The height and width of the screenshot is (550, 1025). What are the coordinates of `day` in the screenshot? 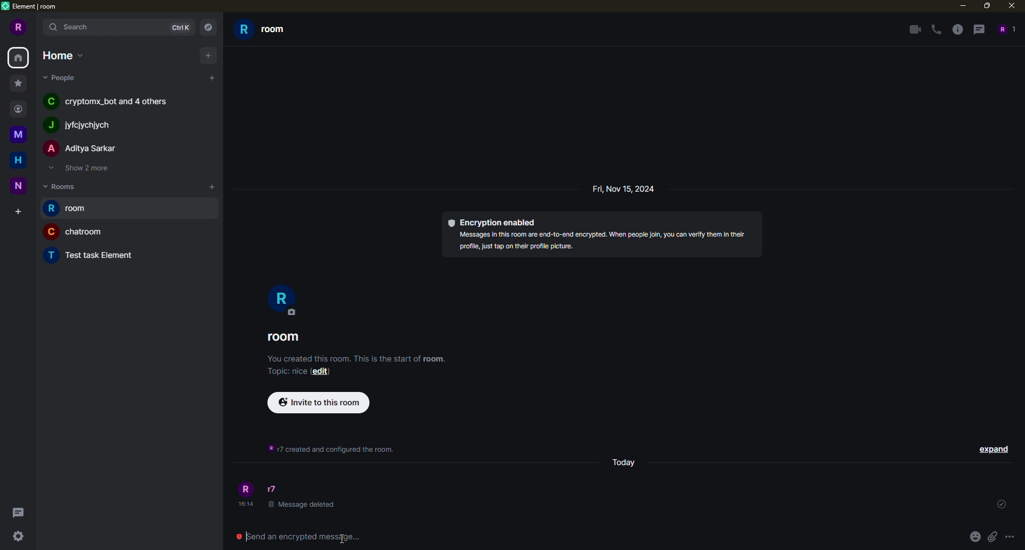 It's located at (629, 188).